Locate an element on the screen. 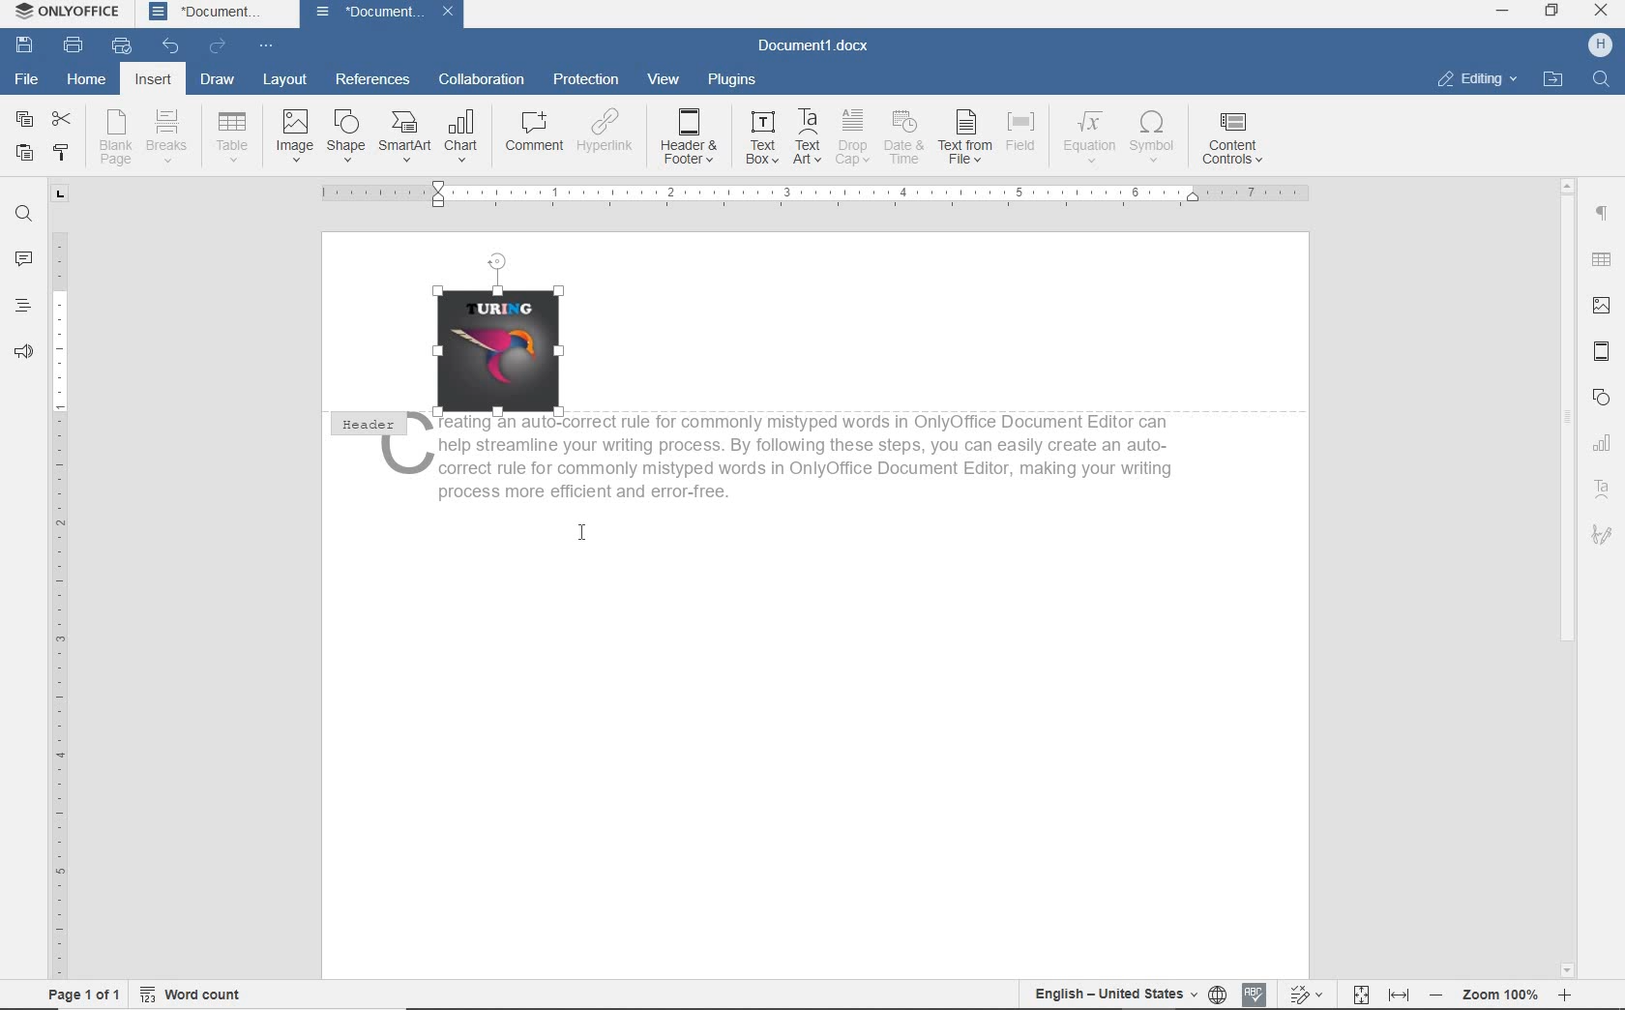  DOCUMENT .docx is located at coordinates (813, 45).